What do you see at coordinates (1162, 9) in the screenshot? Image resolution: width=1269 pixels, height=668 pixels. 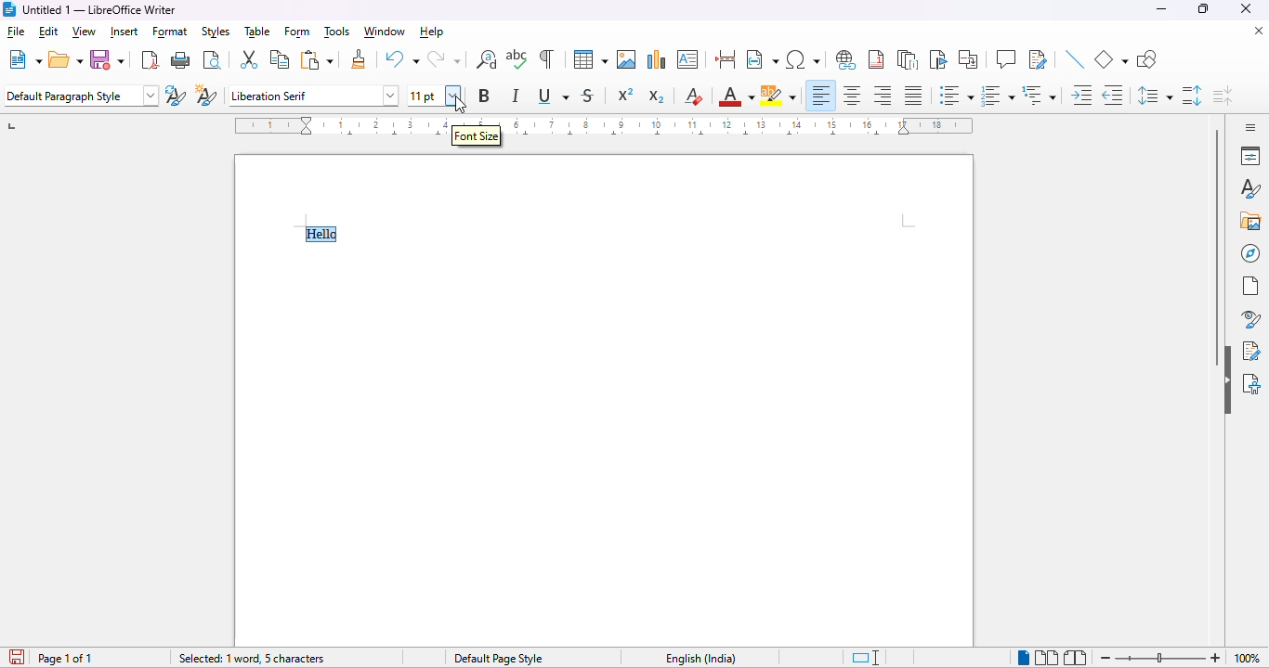 I see `minimize` at bounding box center [1162, 9].